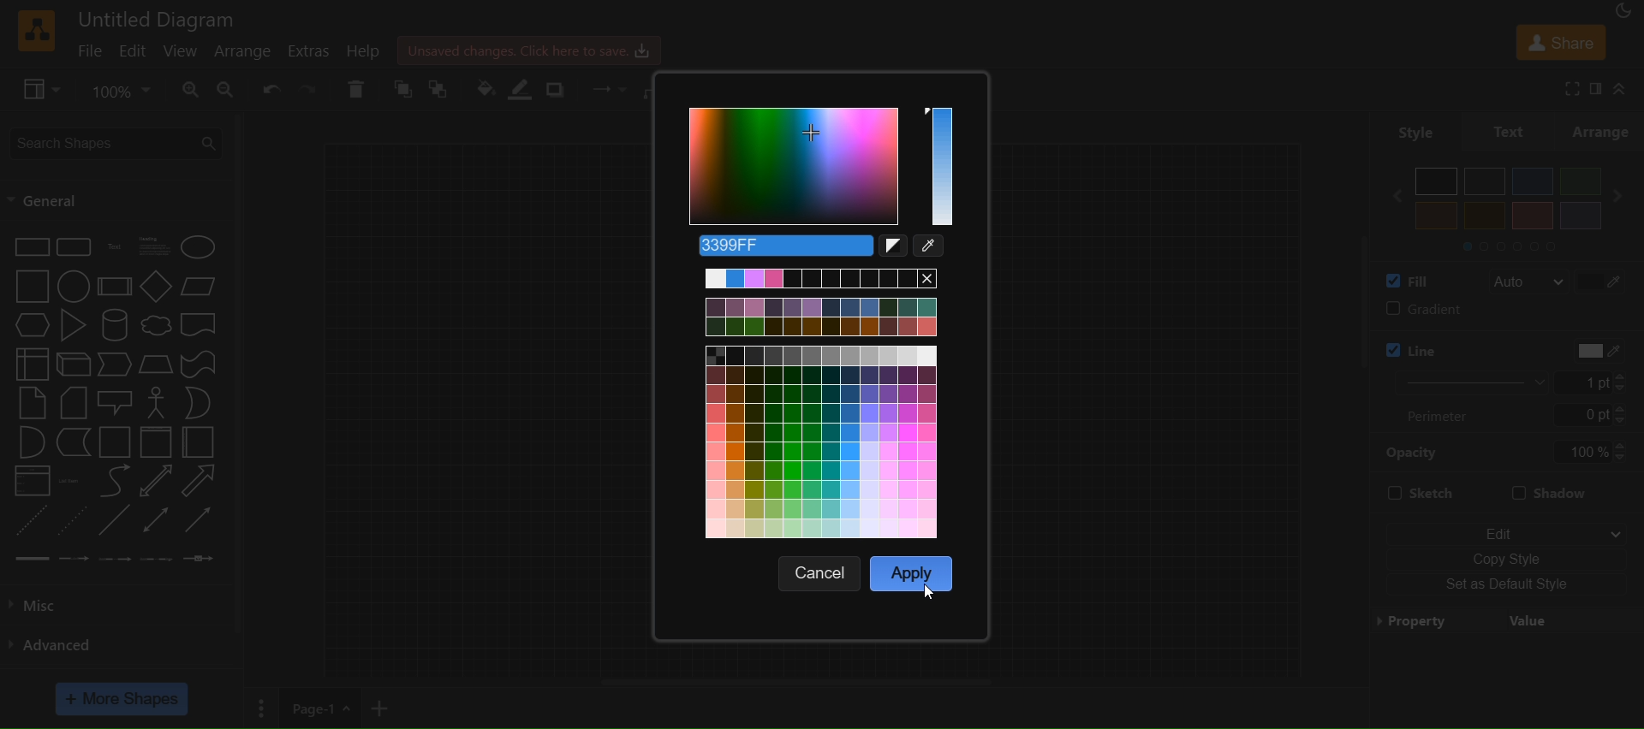 The width and height of the screenshot is (1644, 729). I want to click on rectangle, so click(31, 246).